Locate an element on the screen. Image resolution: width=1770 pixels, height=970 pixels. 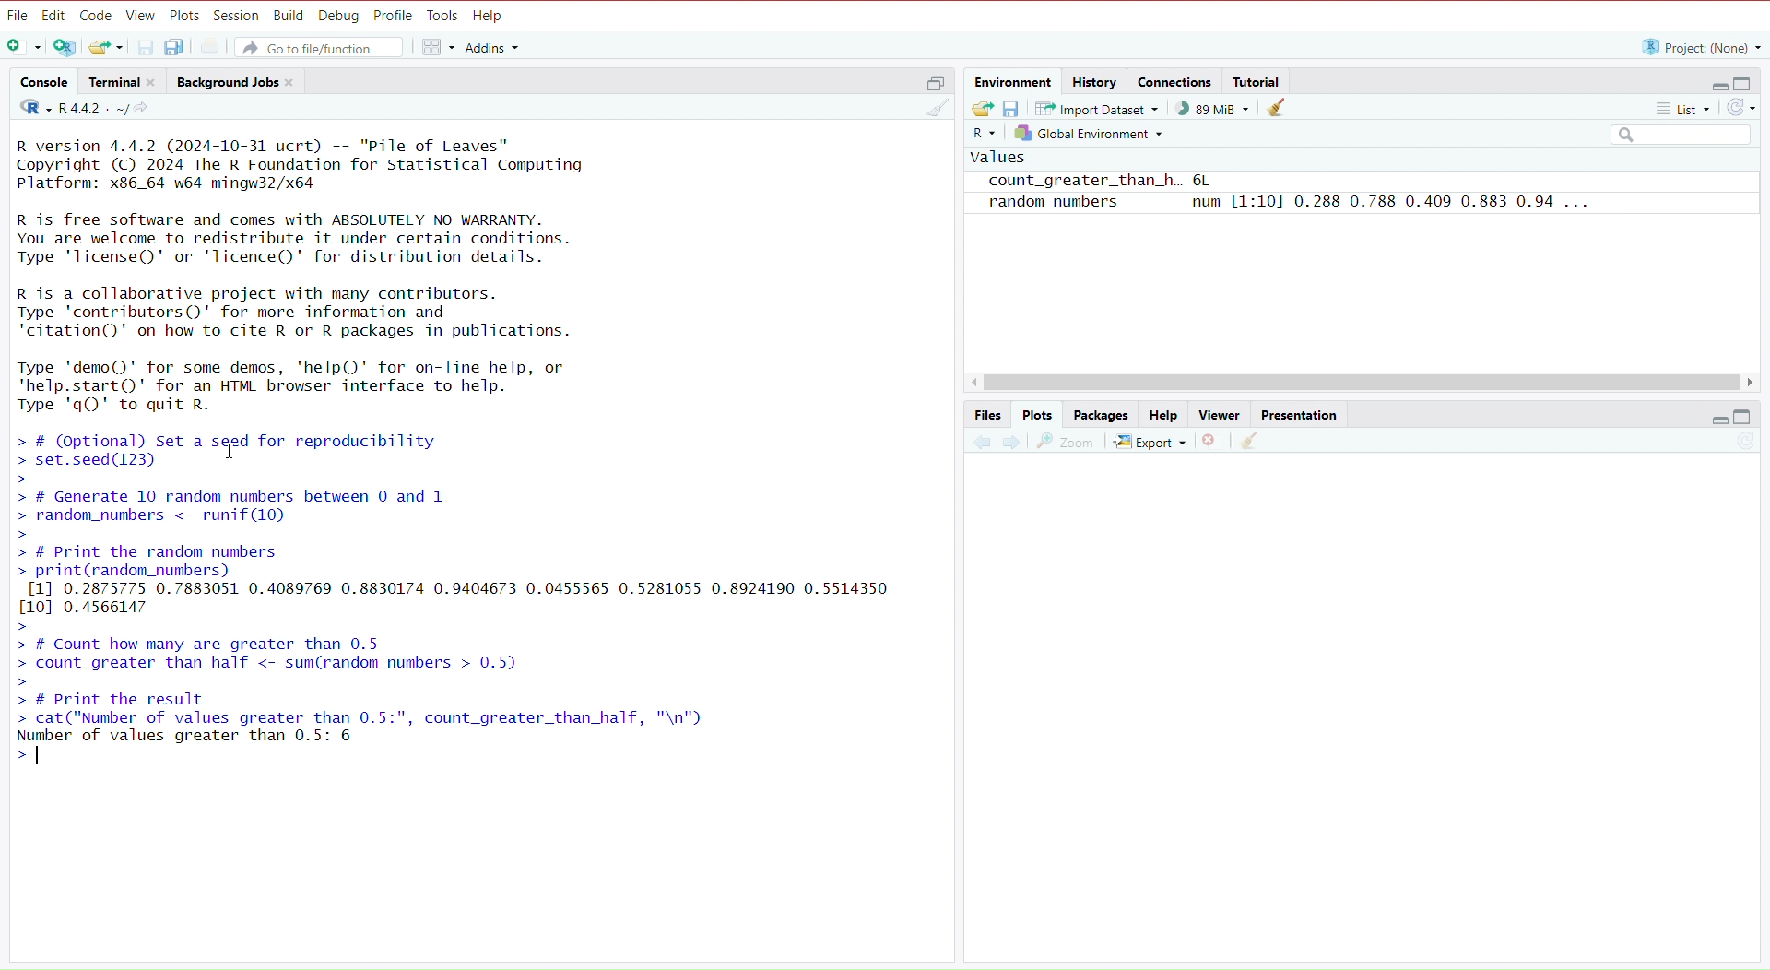
List is located at coordinates (1683, 106).